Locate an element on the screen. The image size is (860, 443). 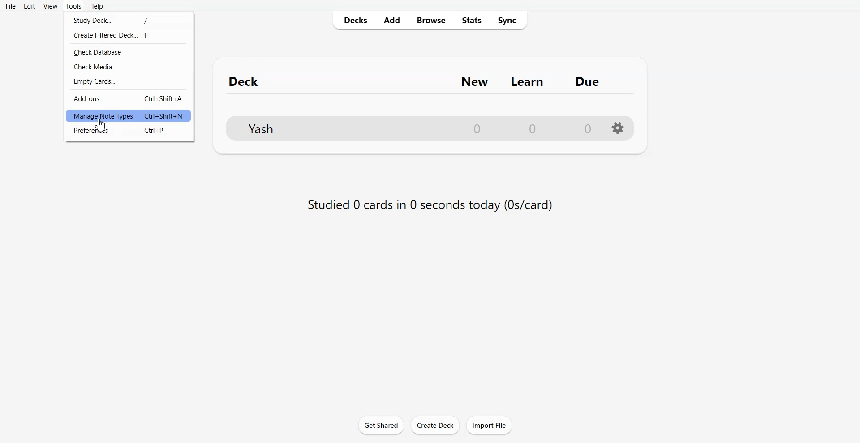
File is located at coordinates (412, 128).